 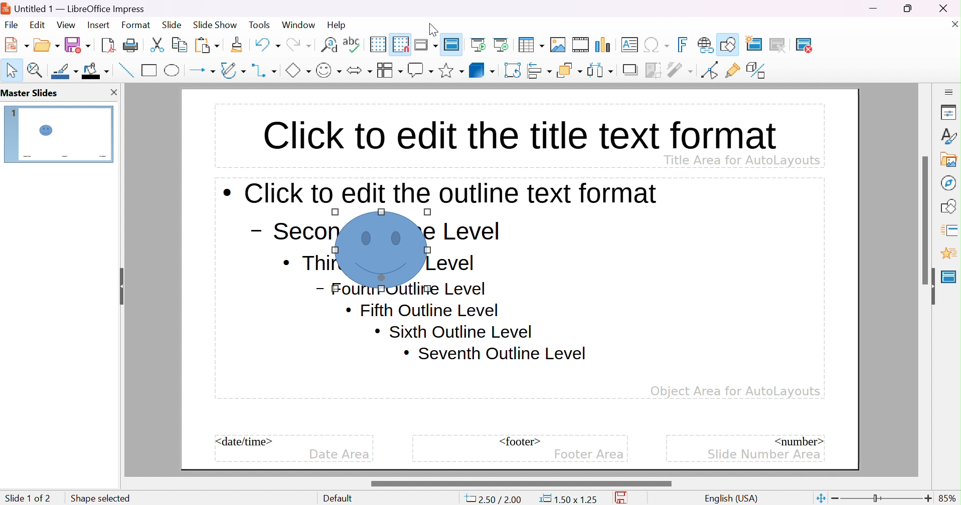 I want to click on close, so click(x=113, y=92).